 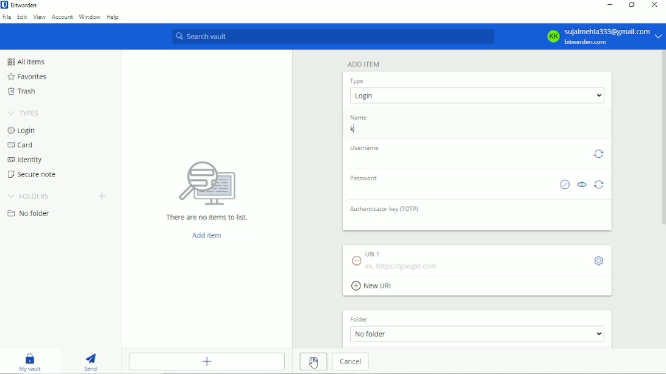 What do you see at coordinates (207, 235) in the screenshot?
I see `Add item` at bounding box center [207, 235].